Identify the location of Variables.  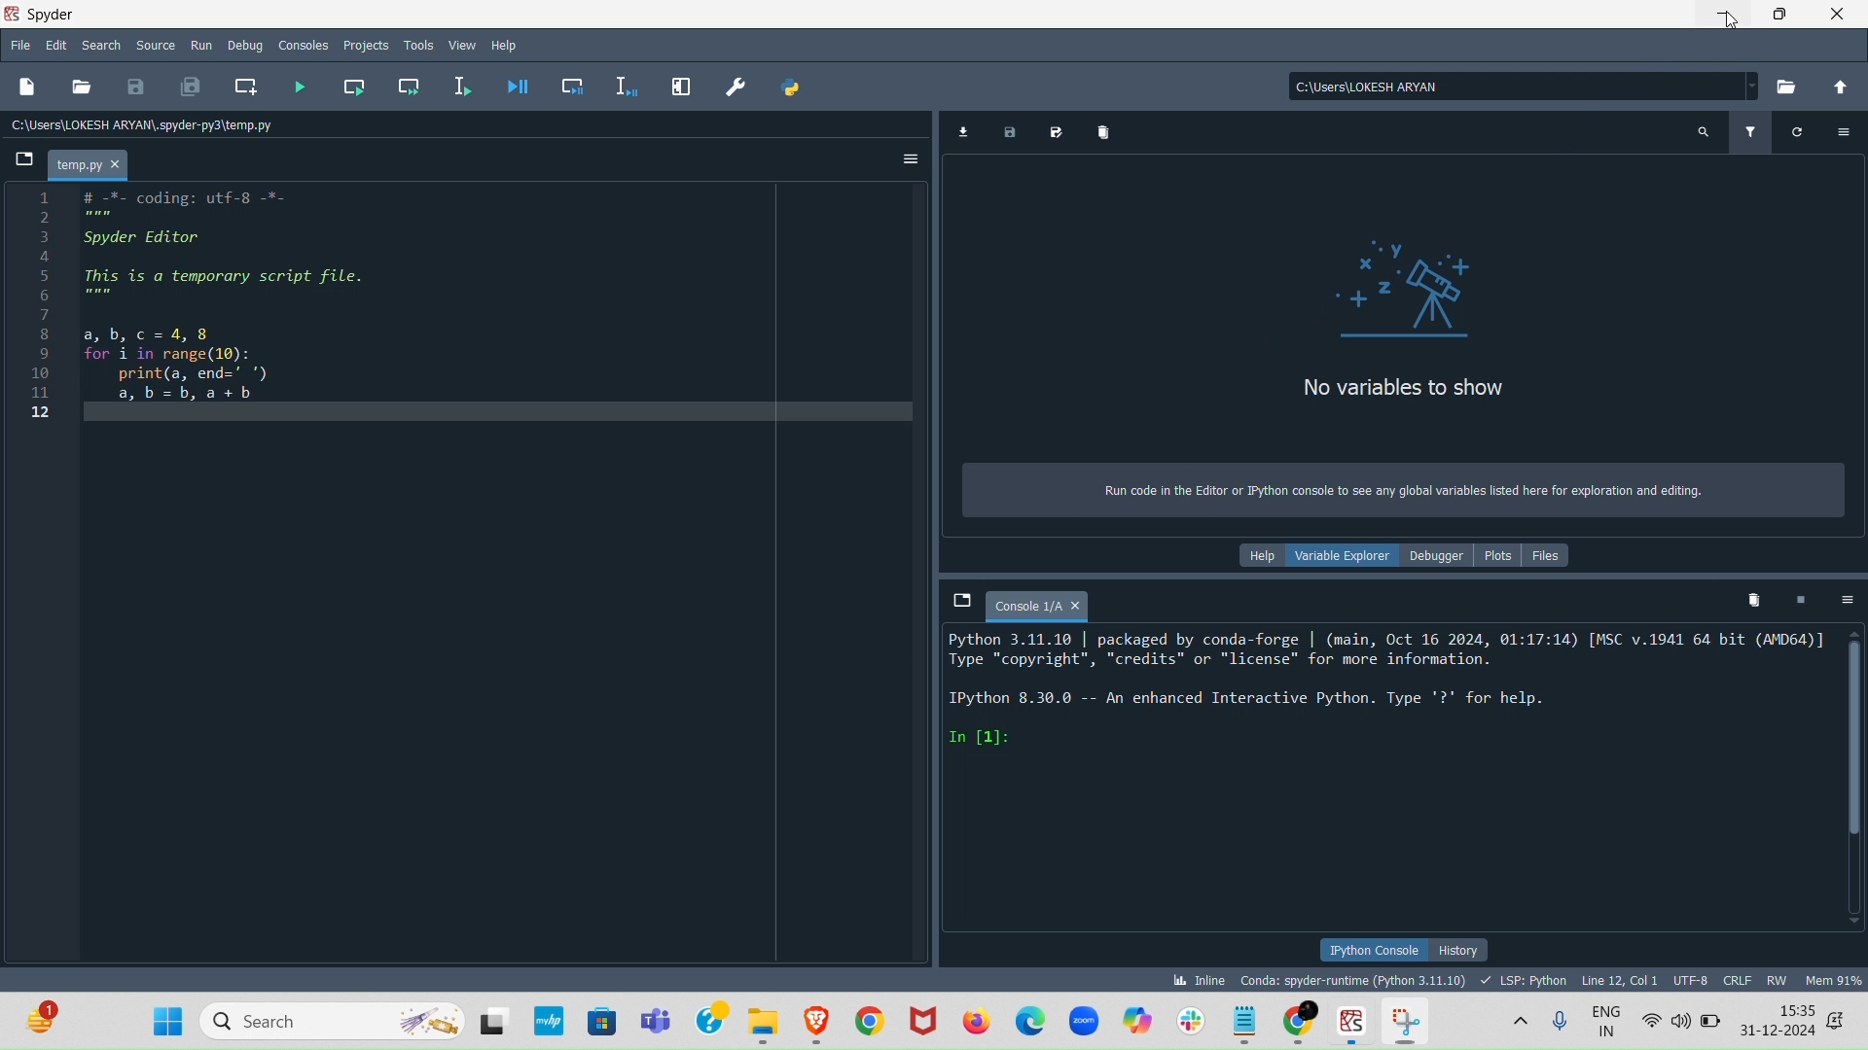
(1401, 326).